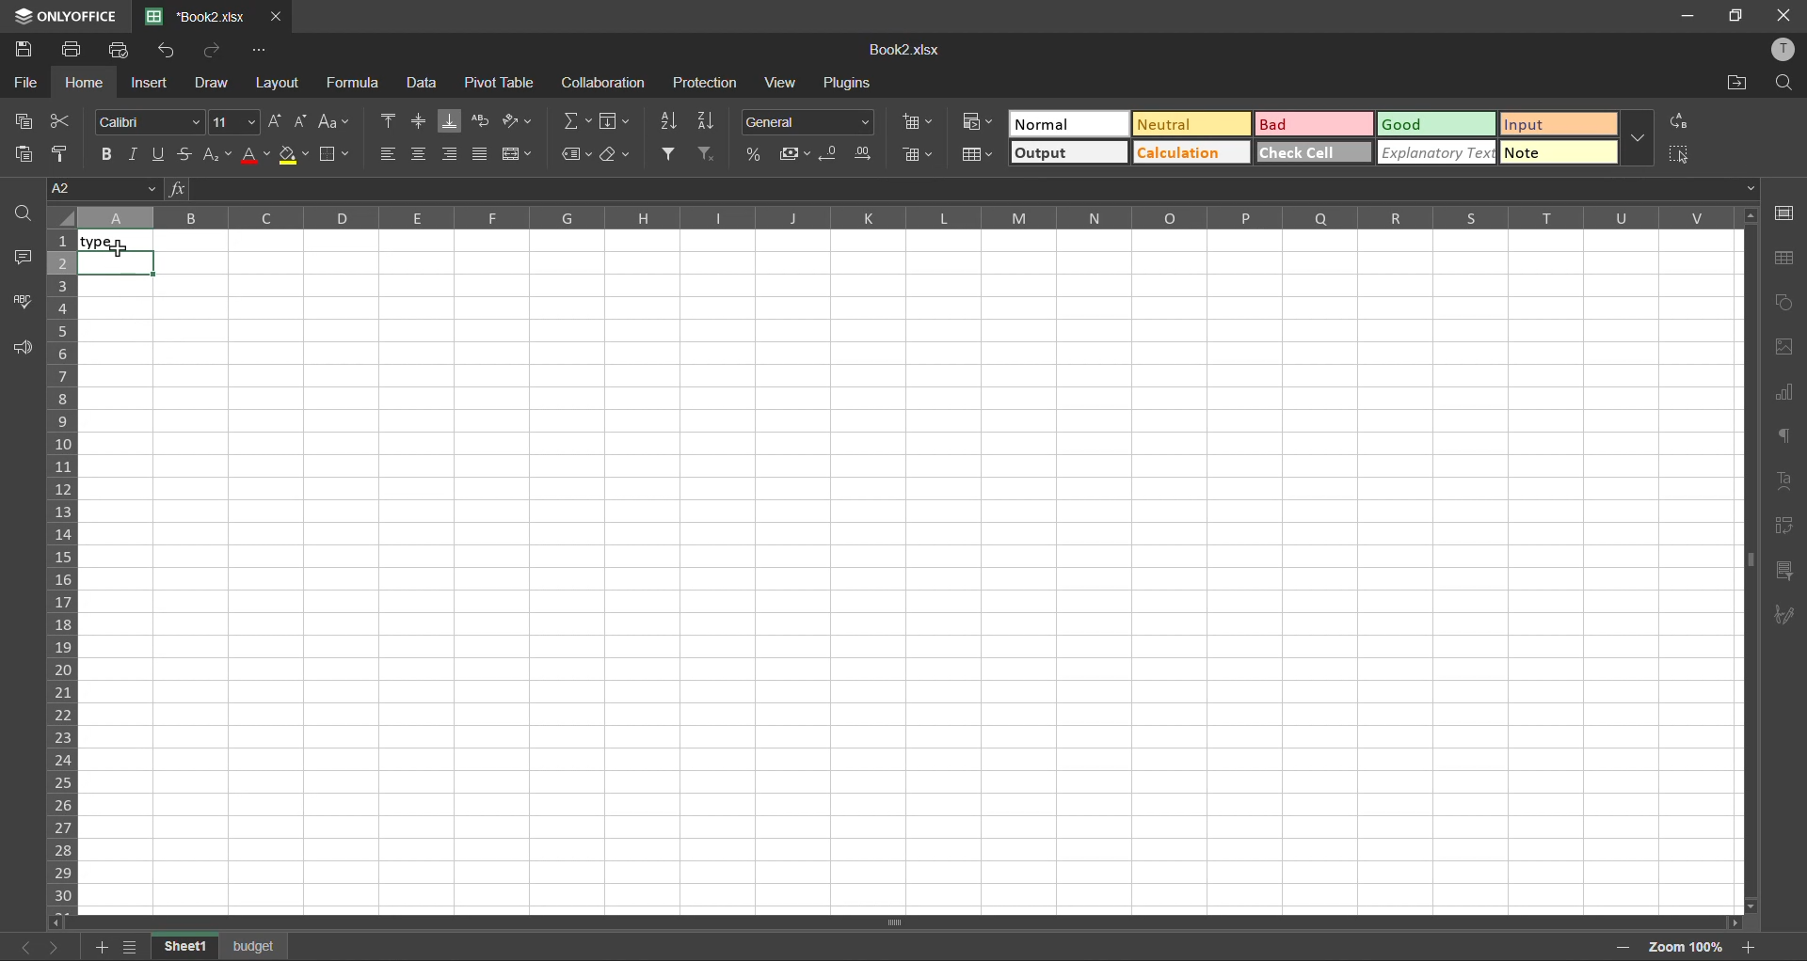 This screenshot has height=961, width=1807. What do you see at coordinates (1557, 154) in the screenshot?
I see `note` at bounding box center [1557, 154].